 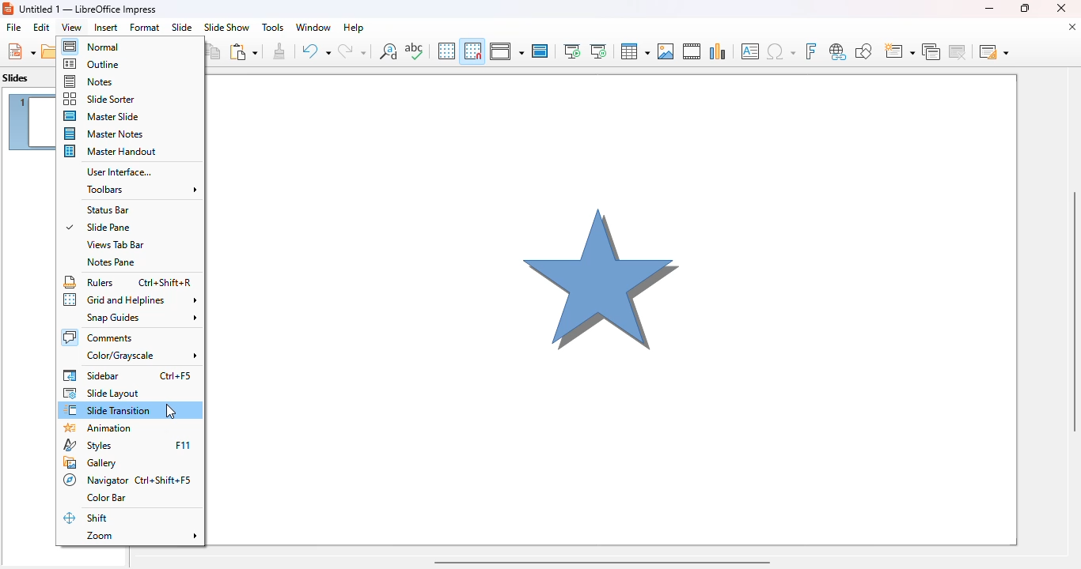 I want to click on new, so click(x=20, y=51).